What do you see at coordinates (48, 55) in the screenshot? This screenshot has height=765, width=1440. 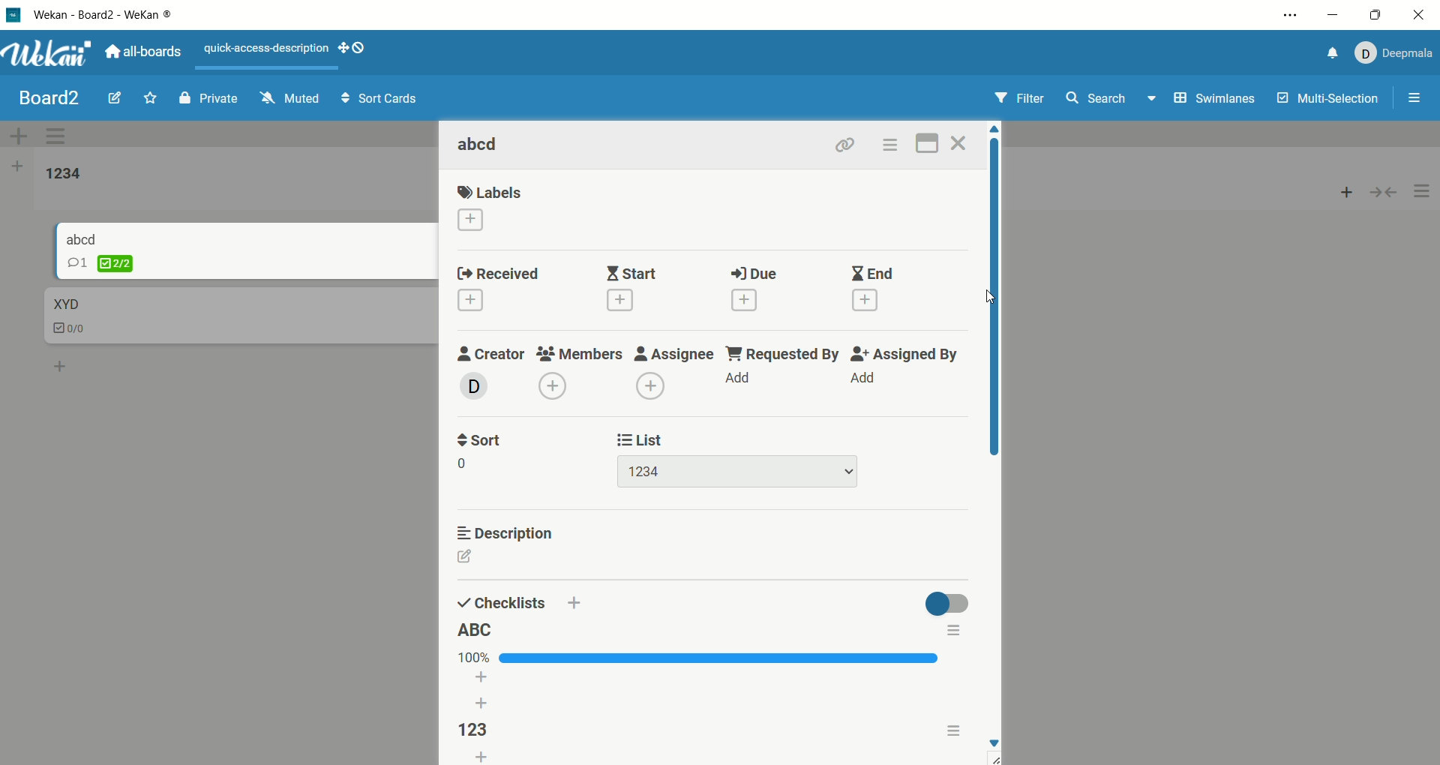 I see `wekan` at bounding box center [48, 55].